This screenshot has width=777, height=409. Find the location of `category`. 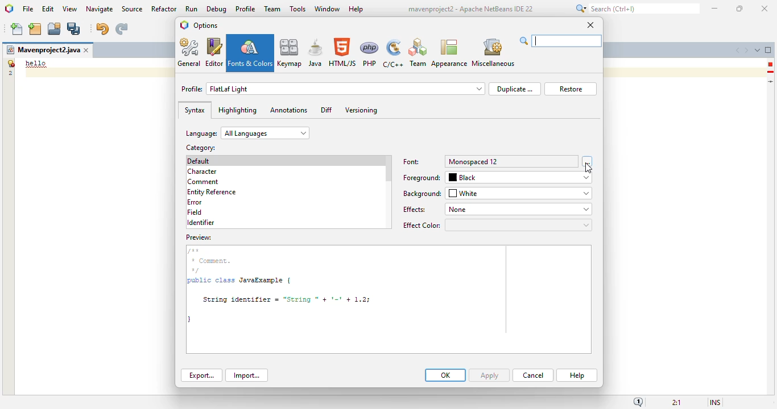

category is located at coordinates (200, 148).